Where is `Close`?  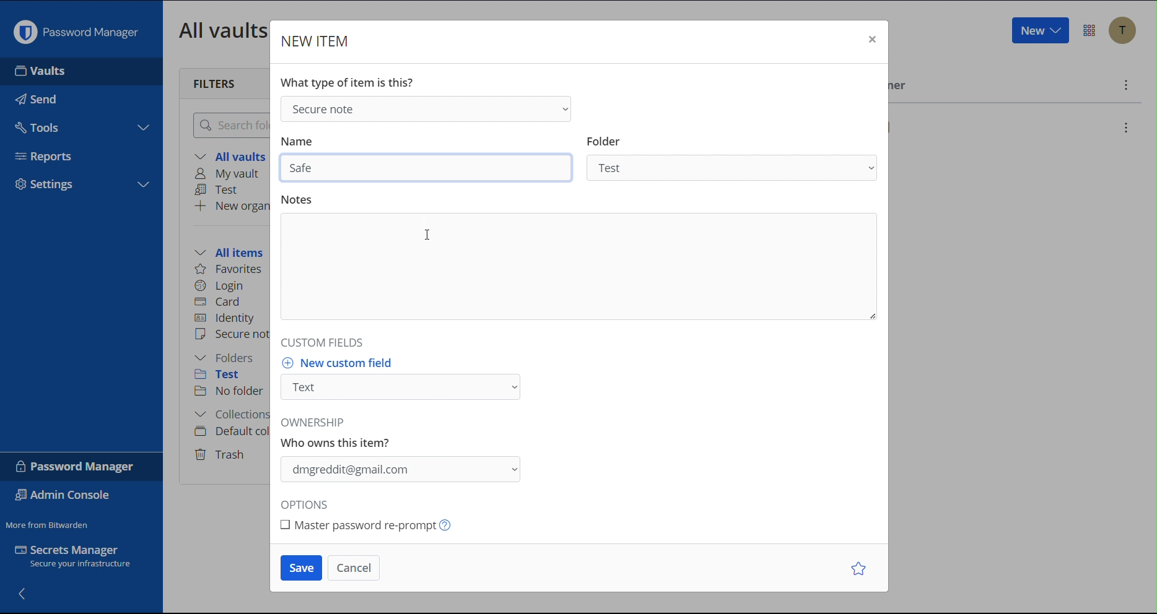 Close is located at coordinates (870, 41).